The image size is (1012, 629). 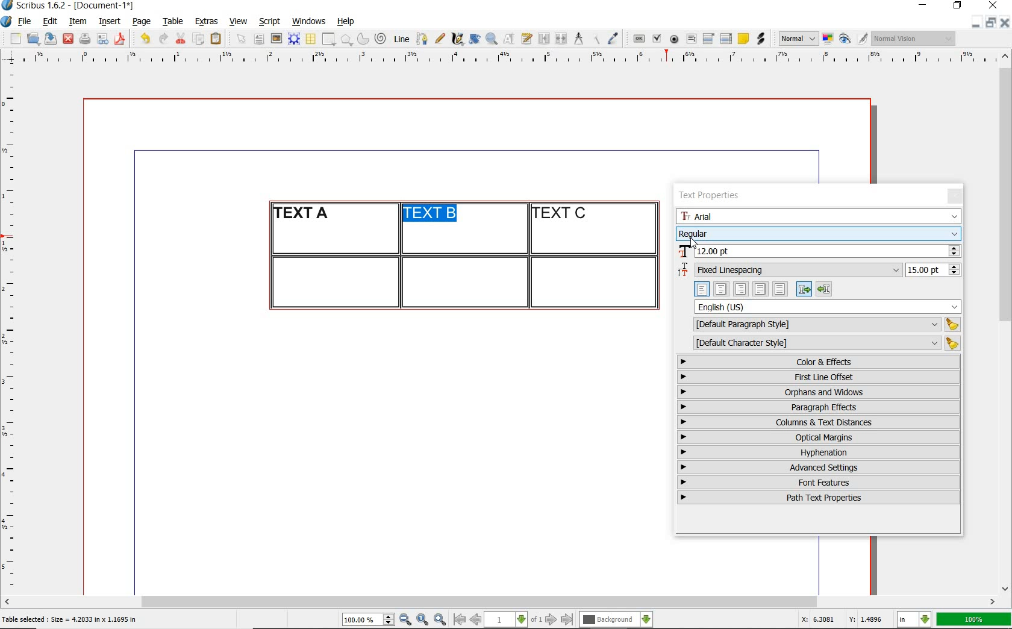 I want to click on undo, so click(x=145, y=39).